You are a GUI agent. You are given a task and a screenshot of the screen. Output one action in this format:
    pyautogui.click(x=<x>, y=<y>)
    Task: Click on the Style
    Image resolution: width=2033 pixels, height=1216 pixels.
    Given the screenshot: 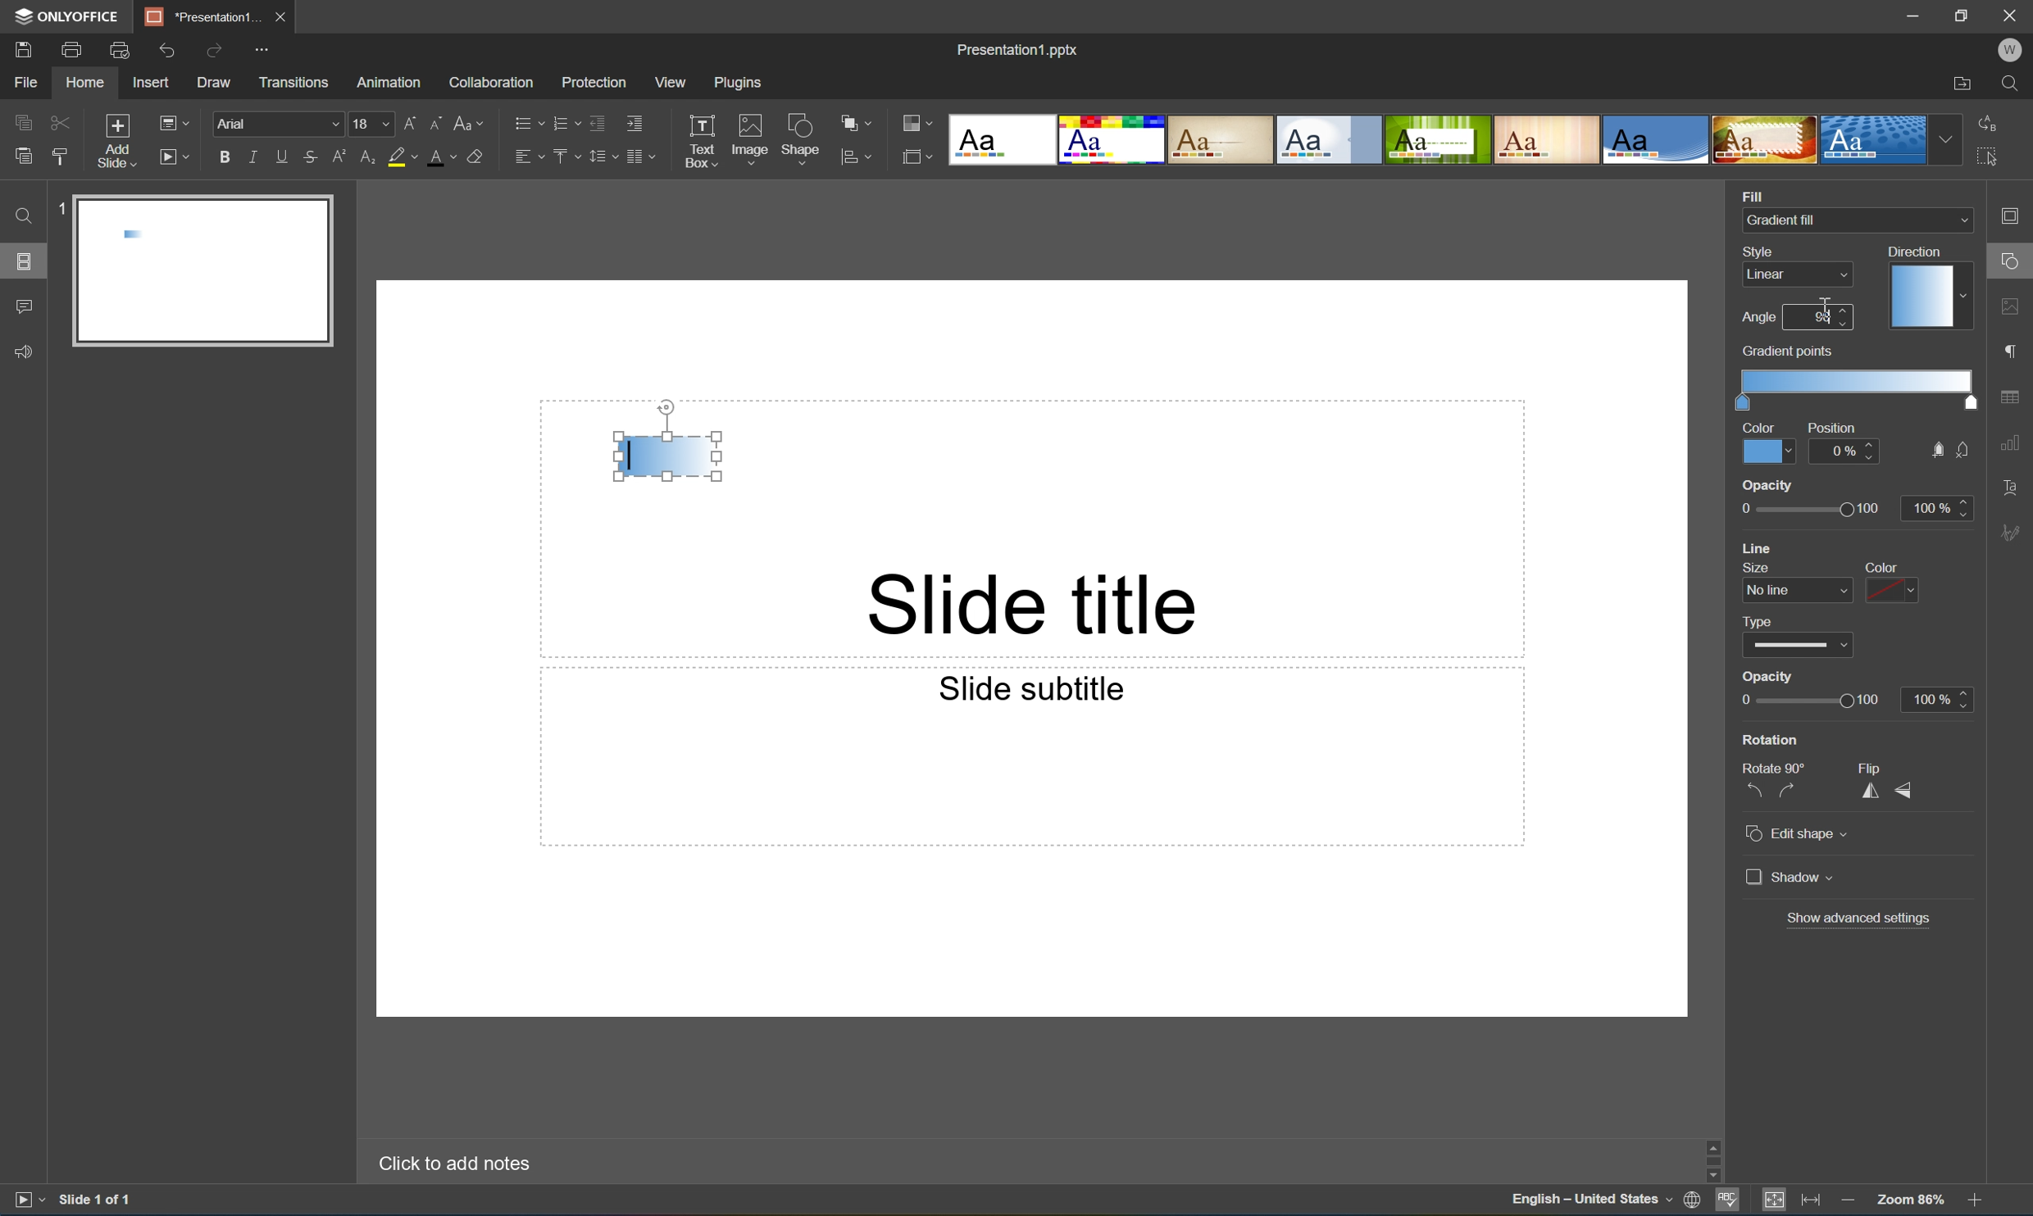 What is the action you would take?
    pyautogui.click(x=1761, y=251)
    